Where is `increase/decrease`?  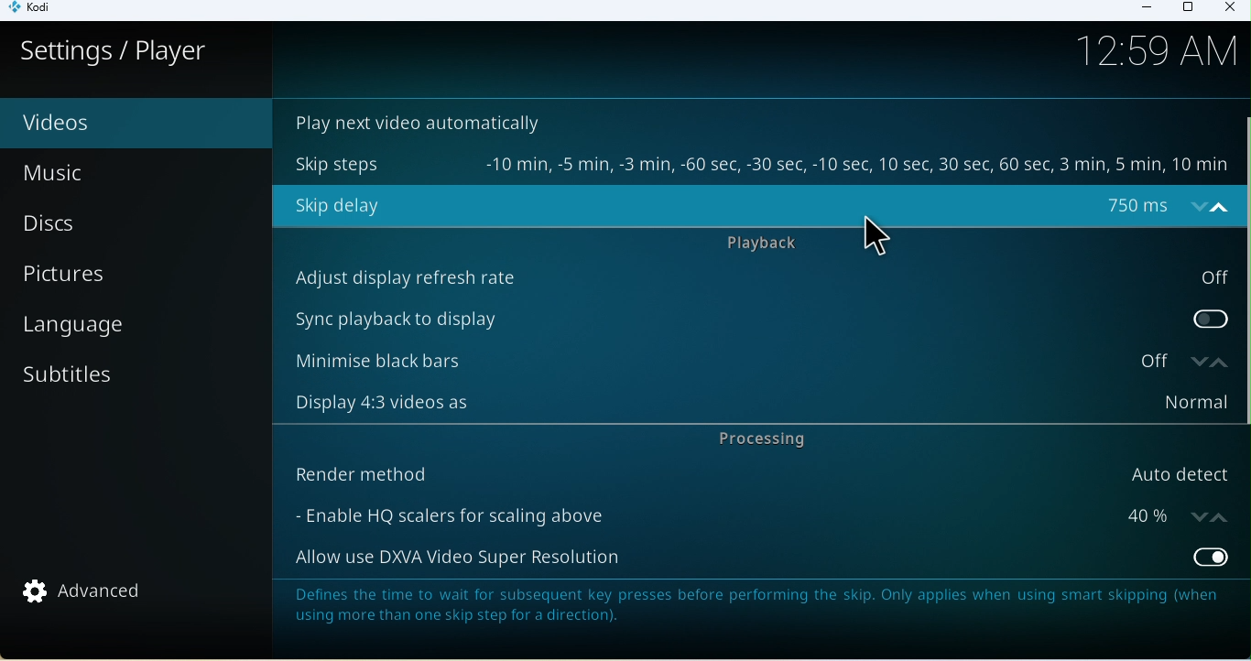 increase/decrease is located at coordinates (1207, 363).